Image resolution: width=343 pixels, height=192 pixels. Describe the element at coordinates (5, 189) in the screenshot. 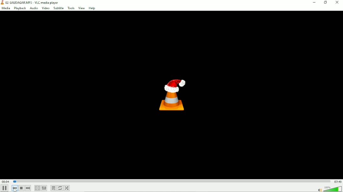

I see `Pause` at that location.